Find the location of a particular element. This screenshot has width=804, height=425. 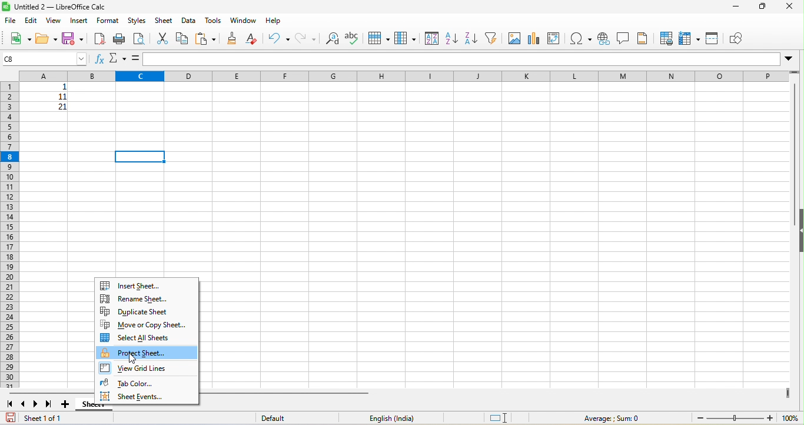

define print area is located at coordinates (667, 39).